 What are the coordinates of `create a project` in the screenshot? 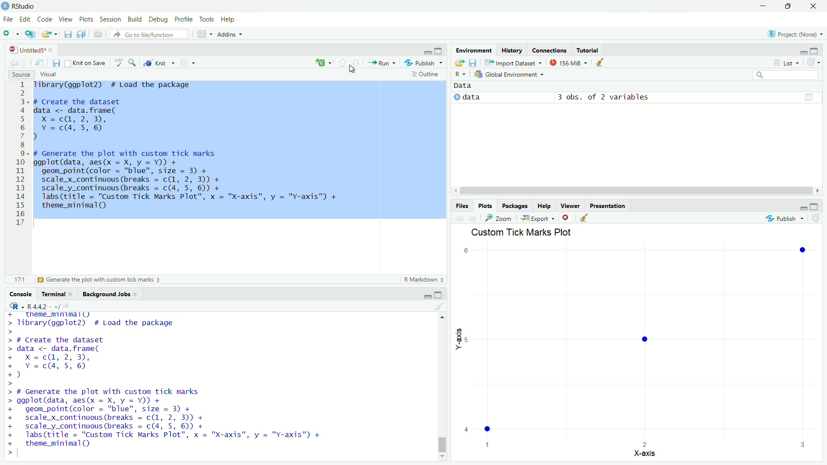 It's located at (30, 34).